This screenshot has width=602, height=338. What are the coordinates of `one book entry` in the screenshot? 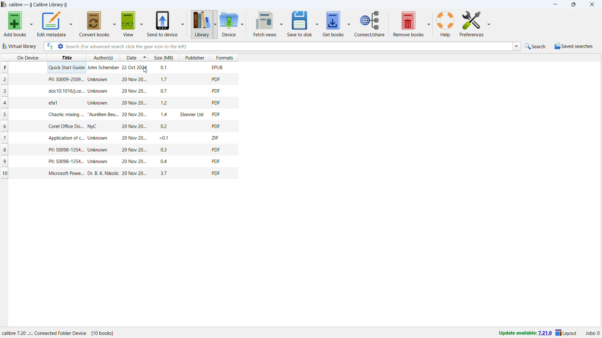 It's located at (119, 68).